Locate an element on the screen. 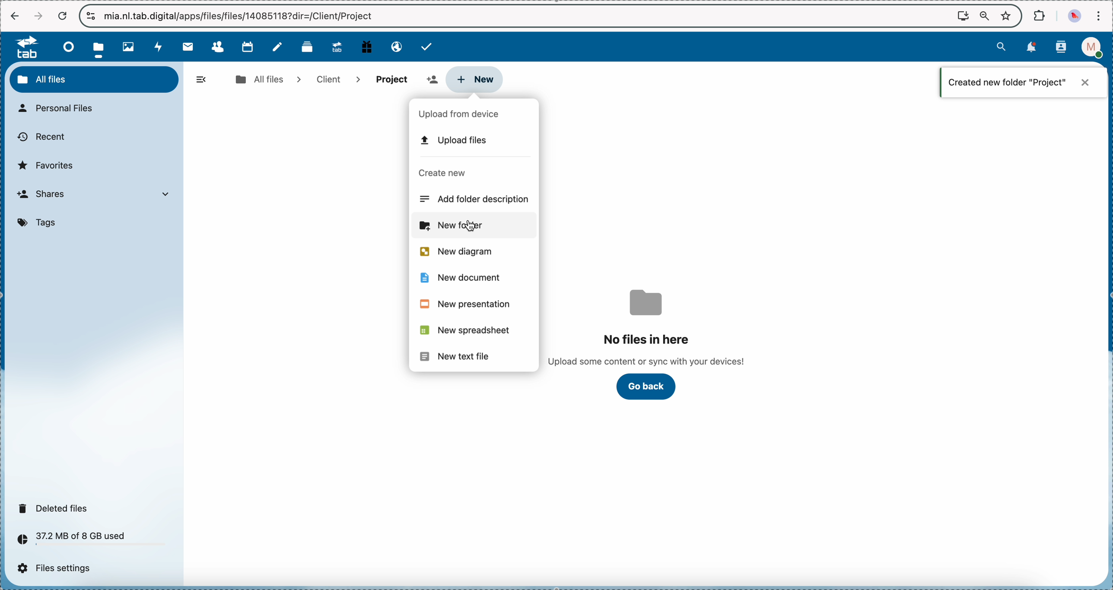  recent is located at coordinates (41, 137).